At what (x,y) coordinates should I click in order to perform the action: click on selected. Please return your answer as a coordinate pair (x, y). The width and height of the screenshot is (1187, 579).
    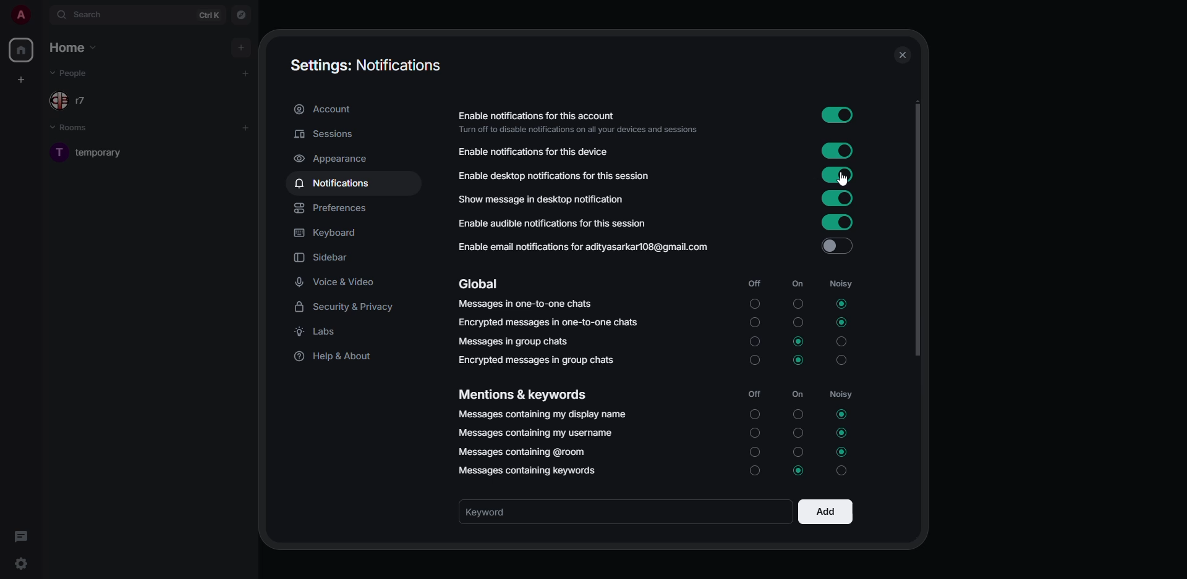
    Looking at the image, I should click on (841, 304).